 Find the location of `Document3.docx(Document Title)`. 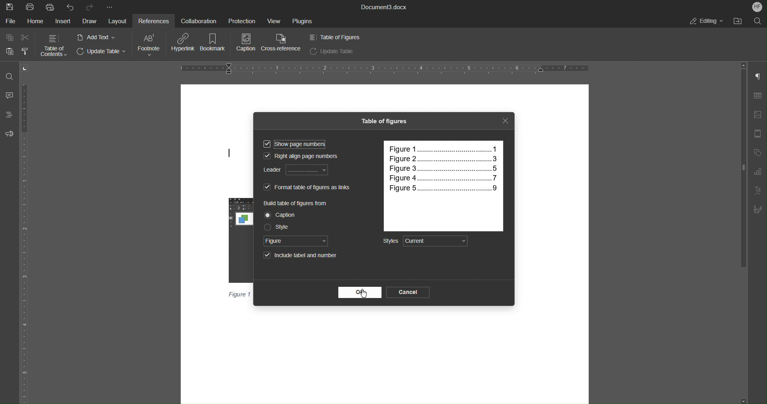

Document3.docx(Document Title) is located at coordinates (383, 7).